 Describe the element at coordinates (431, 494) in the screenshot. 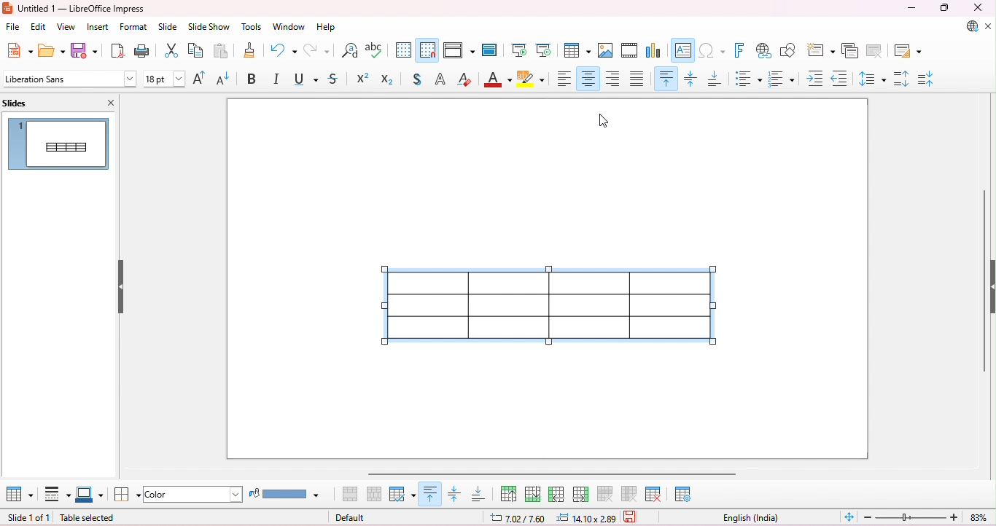

I see `align top` at that location.